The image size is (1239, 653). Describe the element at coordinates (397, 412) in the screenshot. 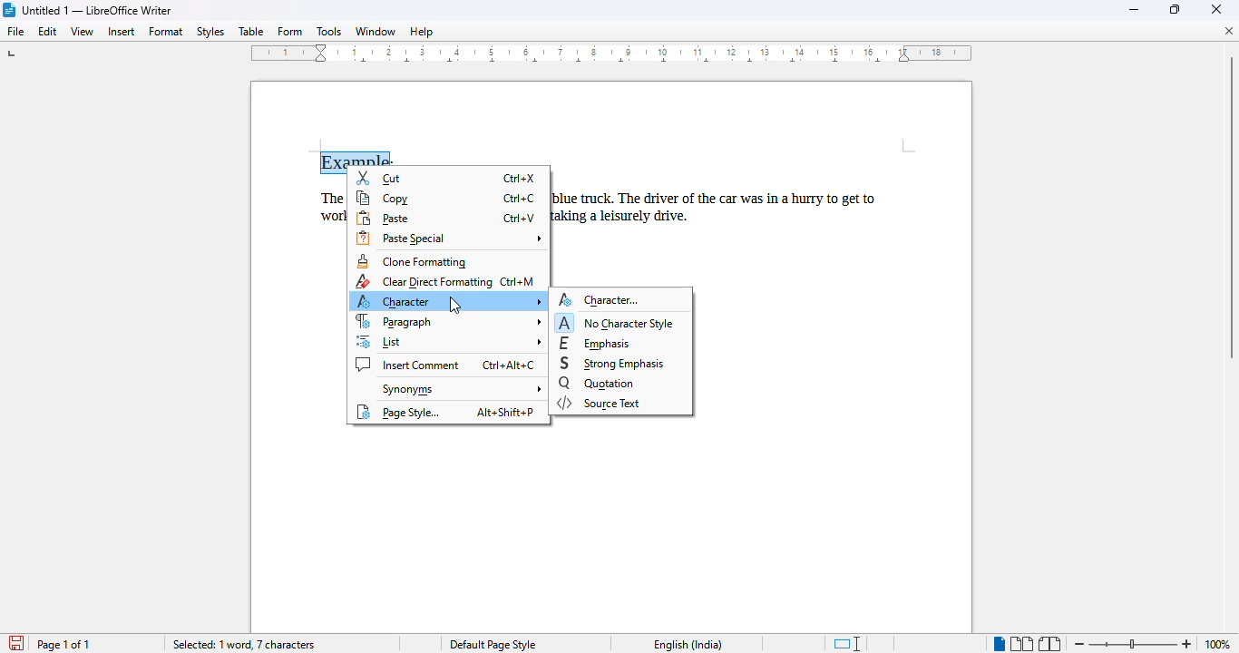

I see `page style` at that location.